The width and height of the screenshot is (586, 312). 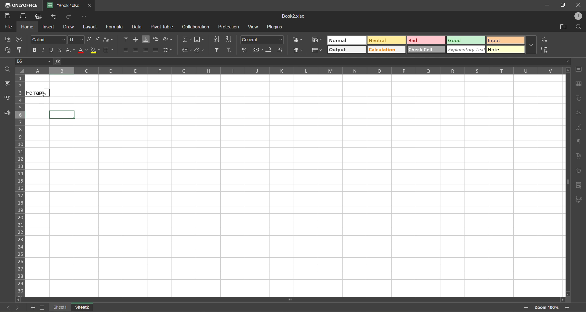 I want to click on delete cells, so click(x=298, y=50).